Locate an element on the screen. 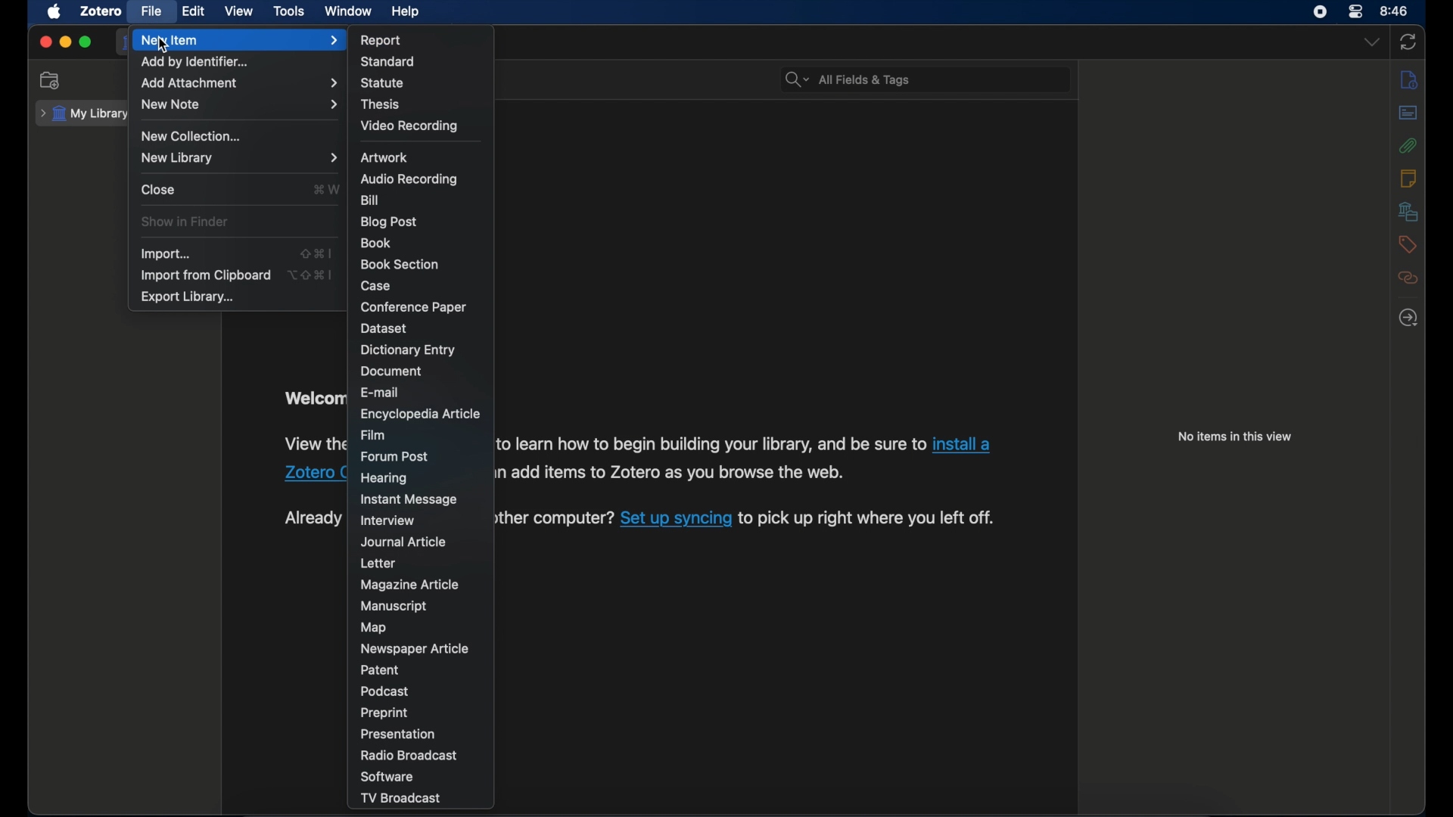 Image resolution: width=1453 pixels, height=817 pixels. shortcut is located at coordinates (310, 275).